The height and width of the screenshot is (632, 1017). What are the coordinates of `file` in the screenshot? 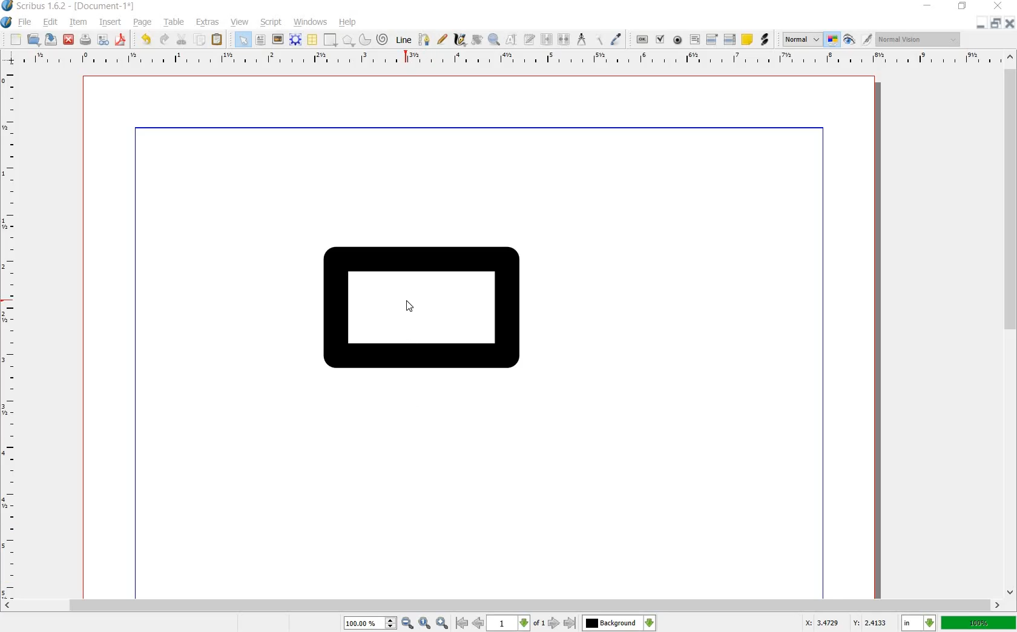 It's located at (25, 24).